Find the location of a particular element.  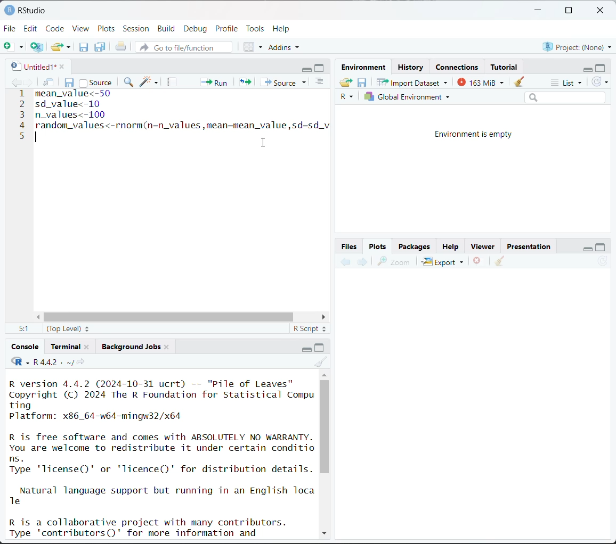

save current document is located at coordinates (70, 81).